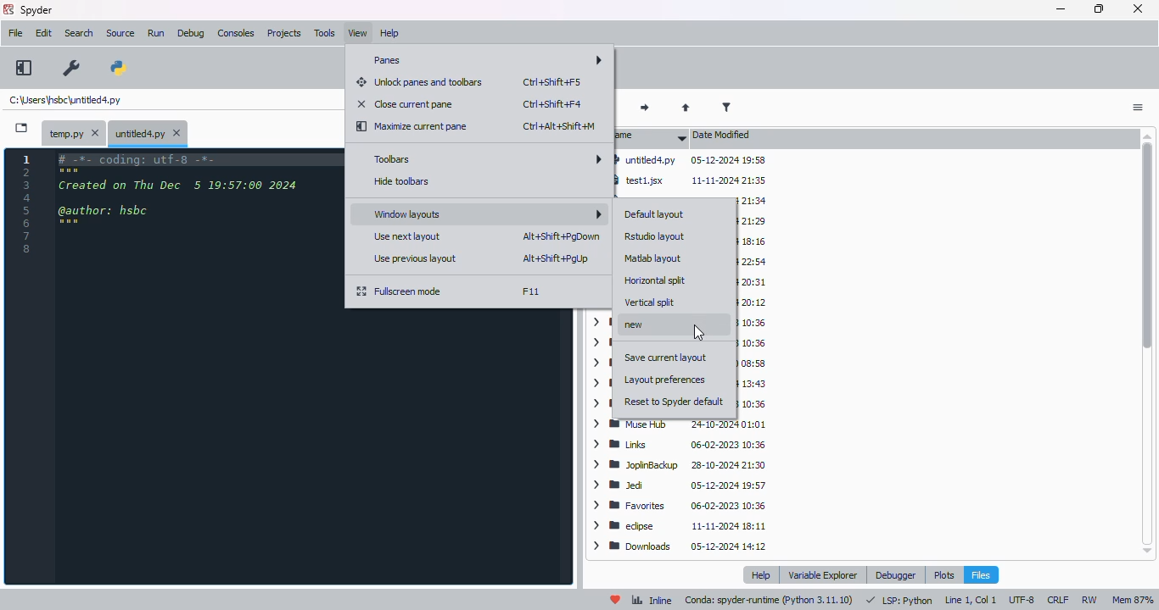 The width and height of the screenshot is (1159, 610). What do you see at coordinates (558, 126) in the screenshot?
I see `shortcut for maximize current pane` at bounding box center [558, 126].